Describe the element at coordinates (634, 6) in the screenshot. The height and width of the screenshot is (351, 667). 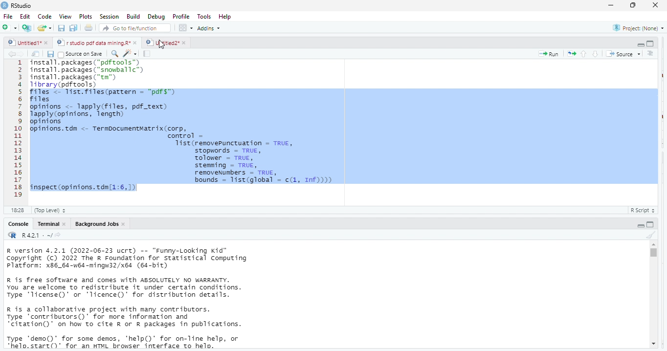
I see `maximize` at that location.